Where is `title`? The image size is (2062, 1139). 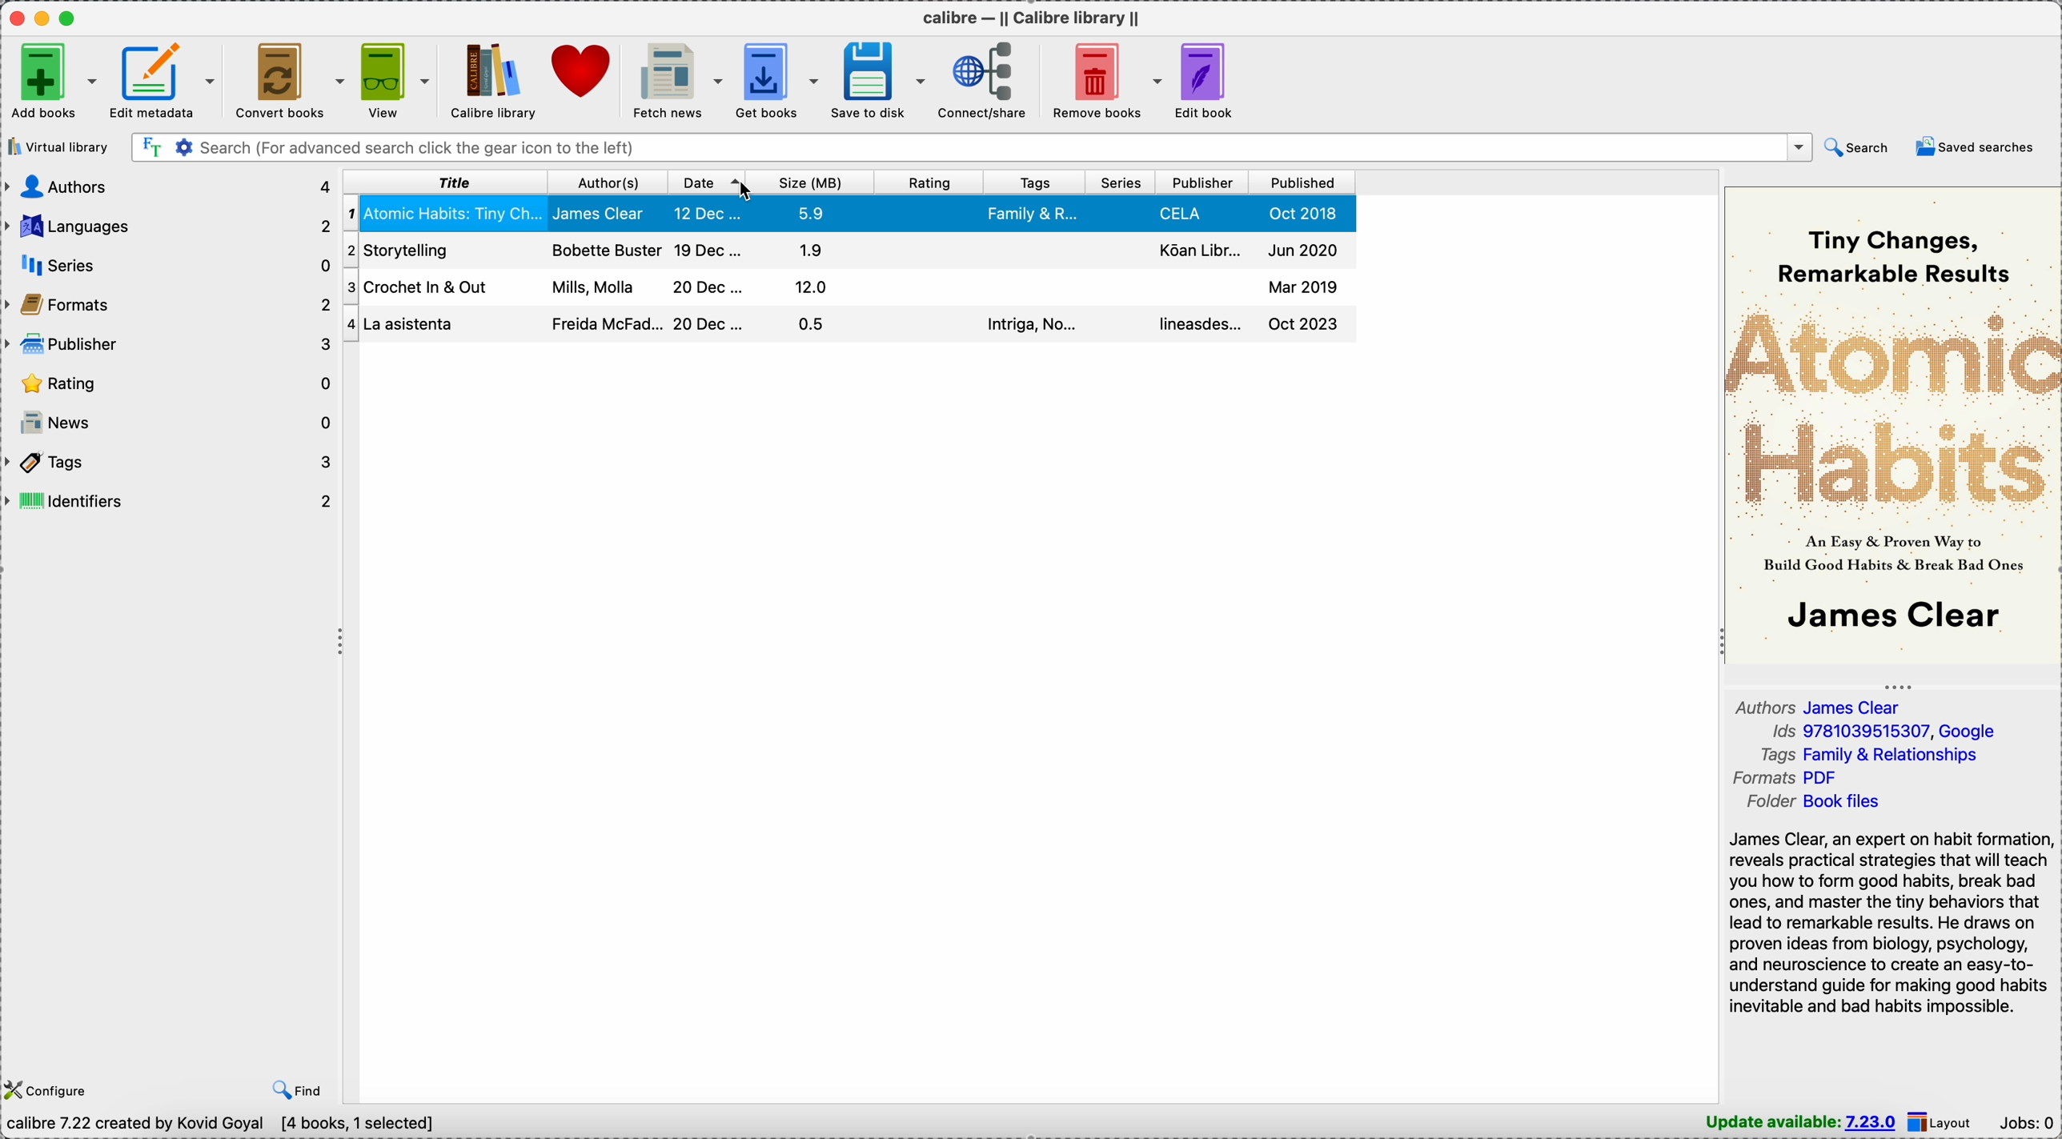 title is located at coordinates (446, 184).